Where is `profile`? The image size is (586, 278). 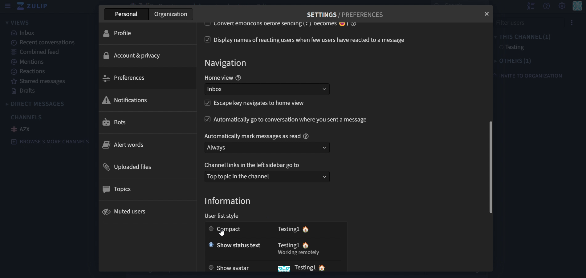
profile is located at coordinates (122, 33).